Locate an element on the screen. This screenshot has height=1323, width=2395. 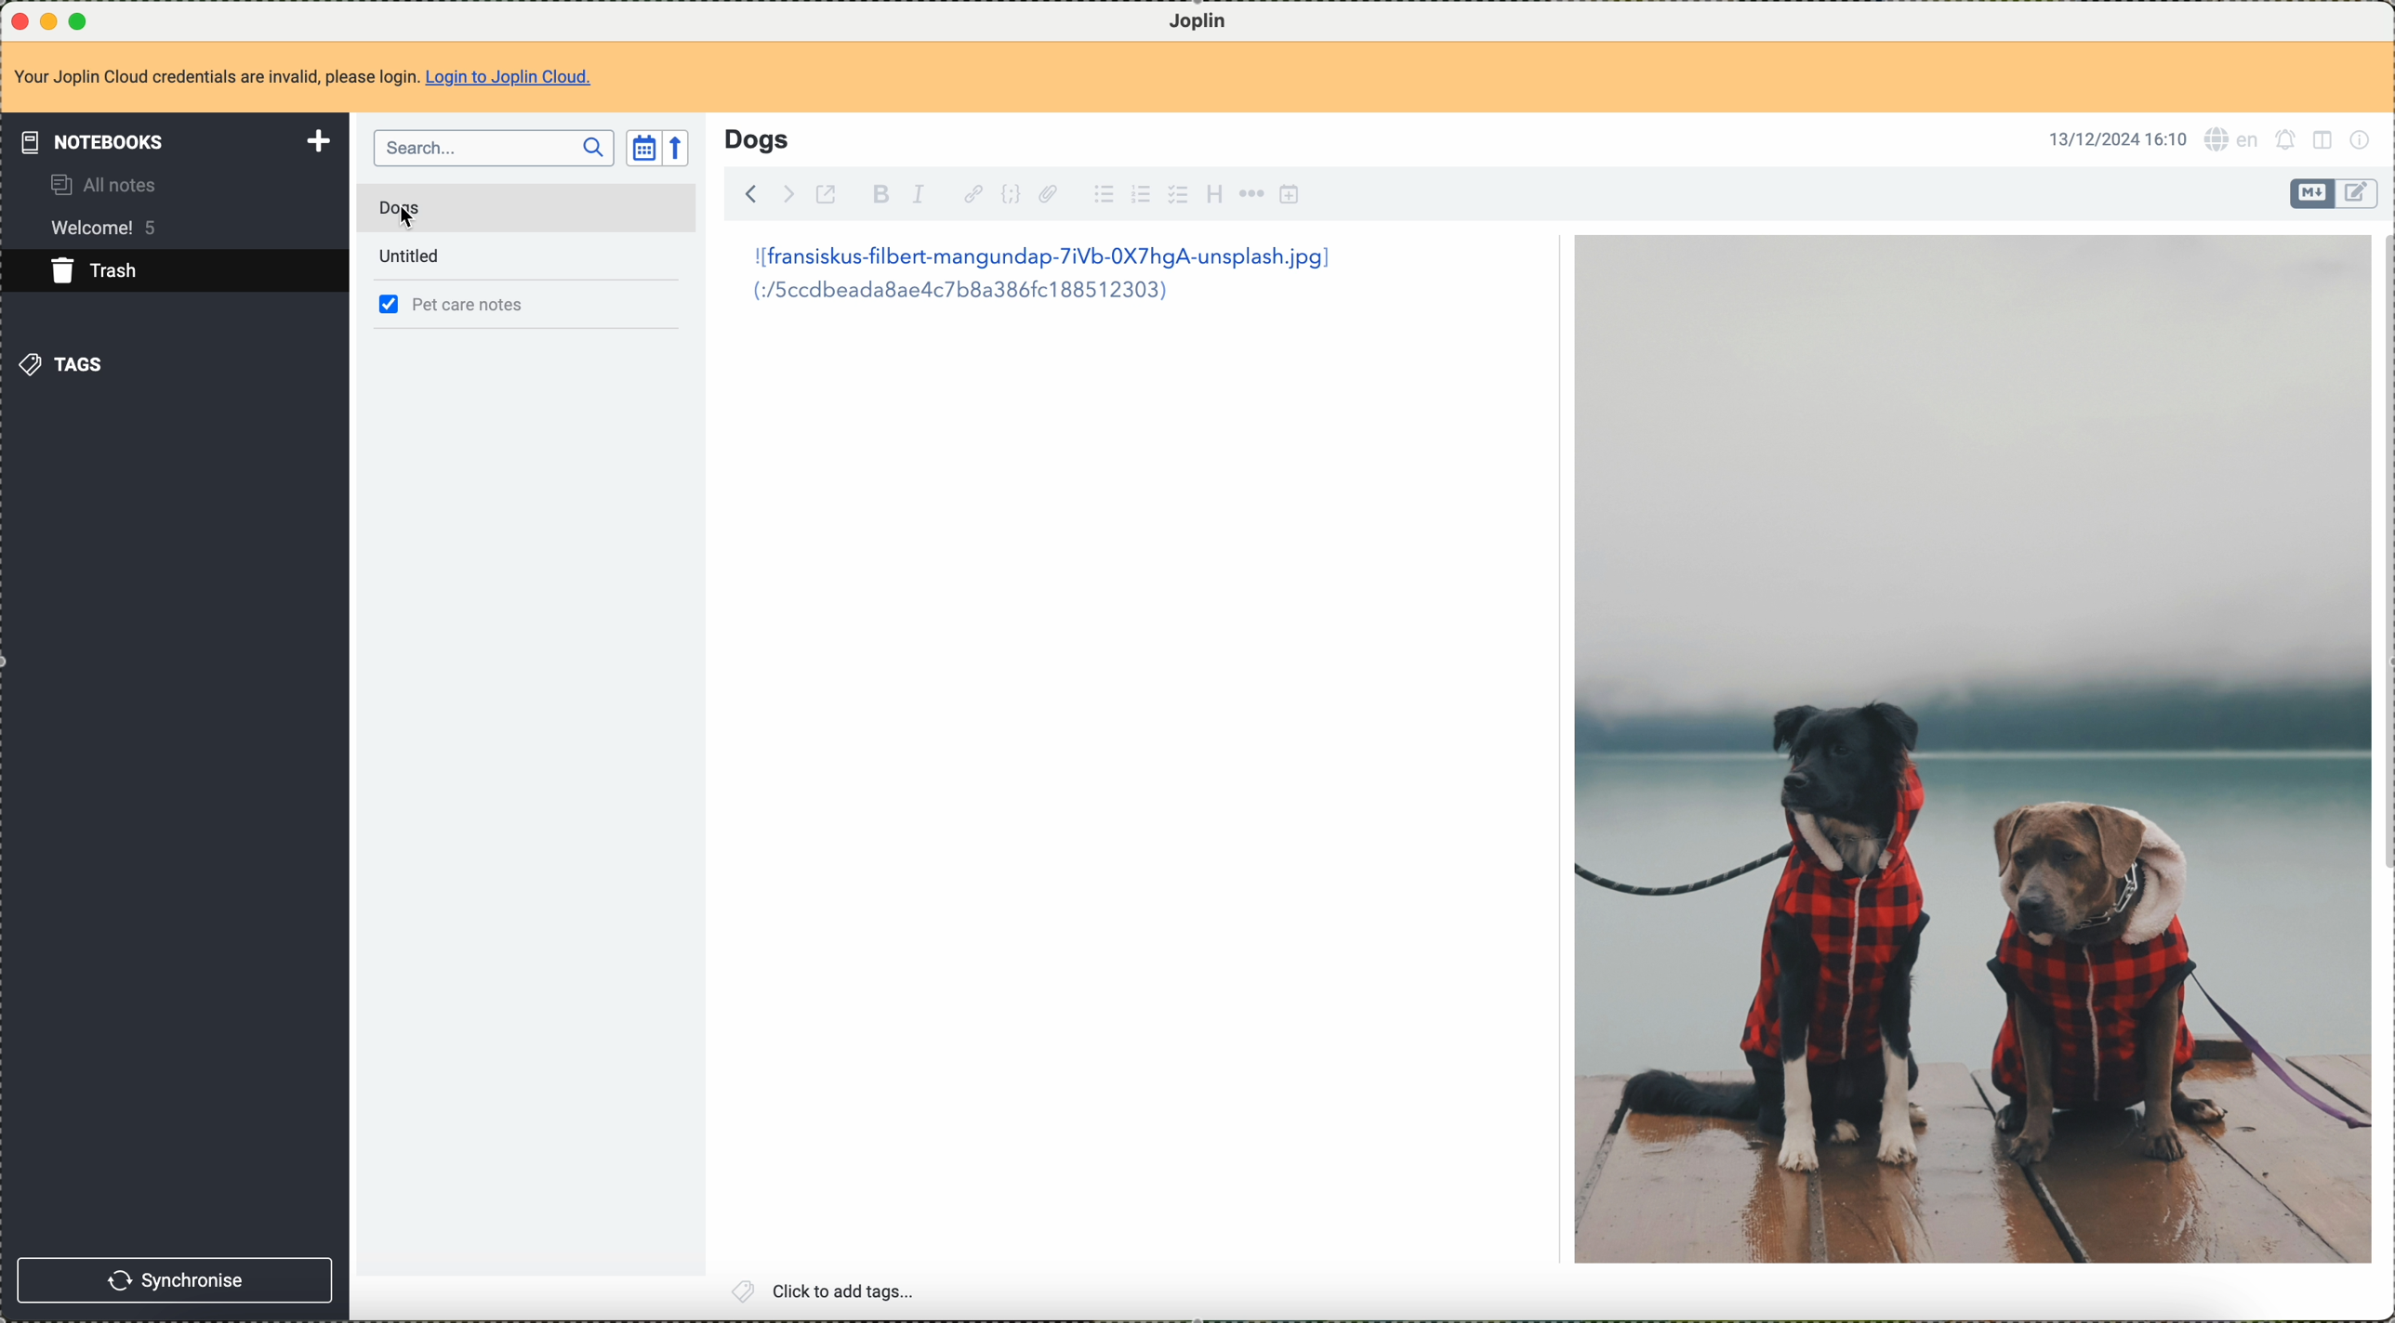
toggle editor is located at coordinates (2359, 192).